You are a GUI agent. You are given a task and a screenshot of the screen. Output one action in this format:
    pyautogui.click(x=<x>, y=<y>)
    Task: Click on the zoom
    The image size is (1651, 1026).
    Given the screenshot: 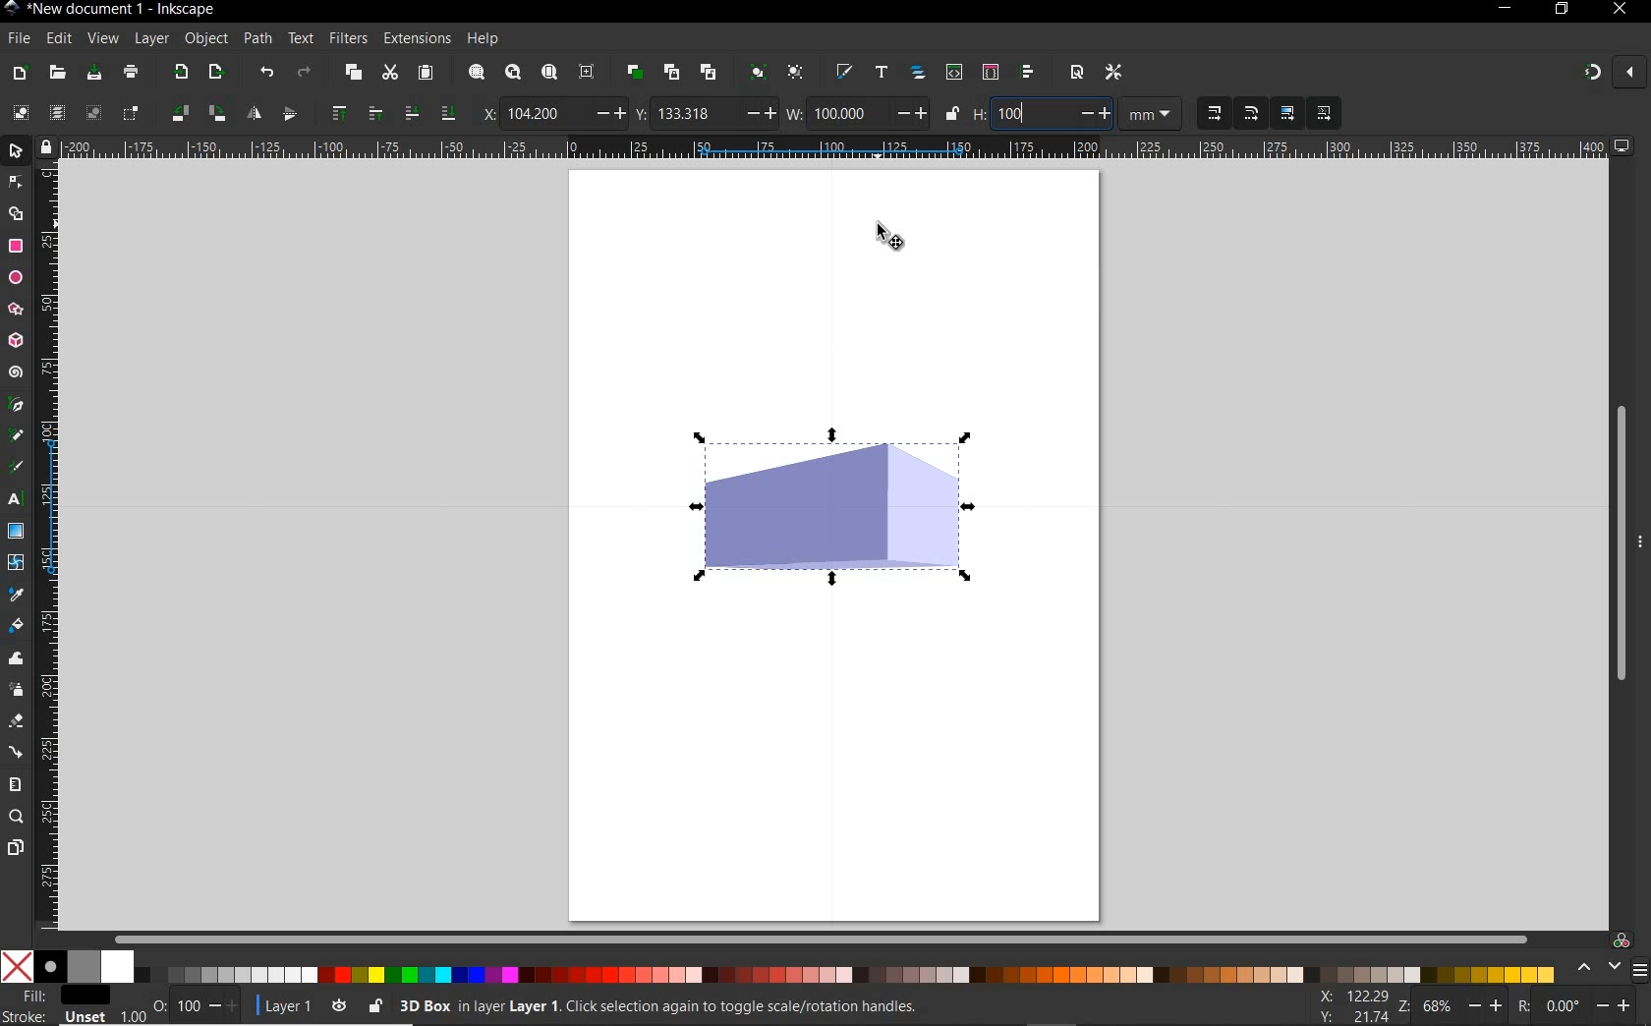 What is the action you would take?
    pyautogui.click(x=1403, y=1007)
    